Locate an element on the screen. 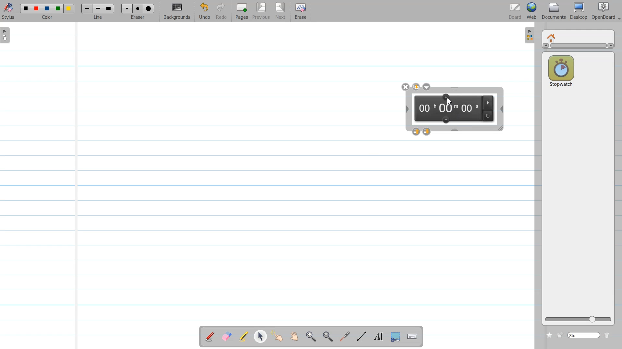 The width and height of the screenshot is (622, 349). Duplicate  is located at coordinates (415, 87).